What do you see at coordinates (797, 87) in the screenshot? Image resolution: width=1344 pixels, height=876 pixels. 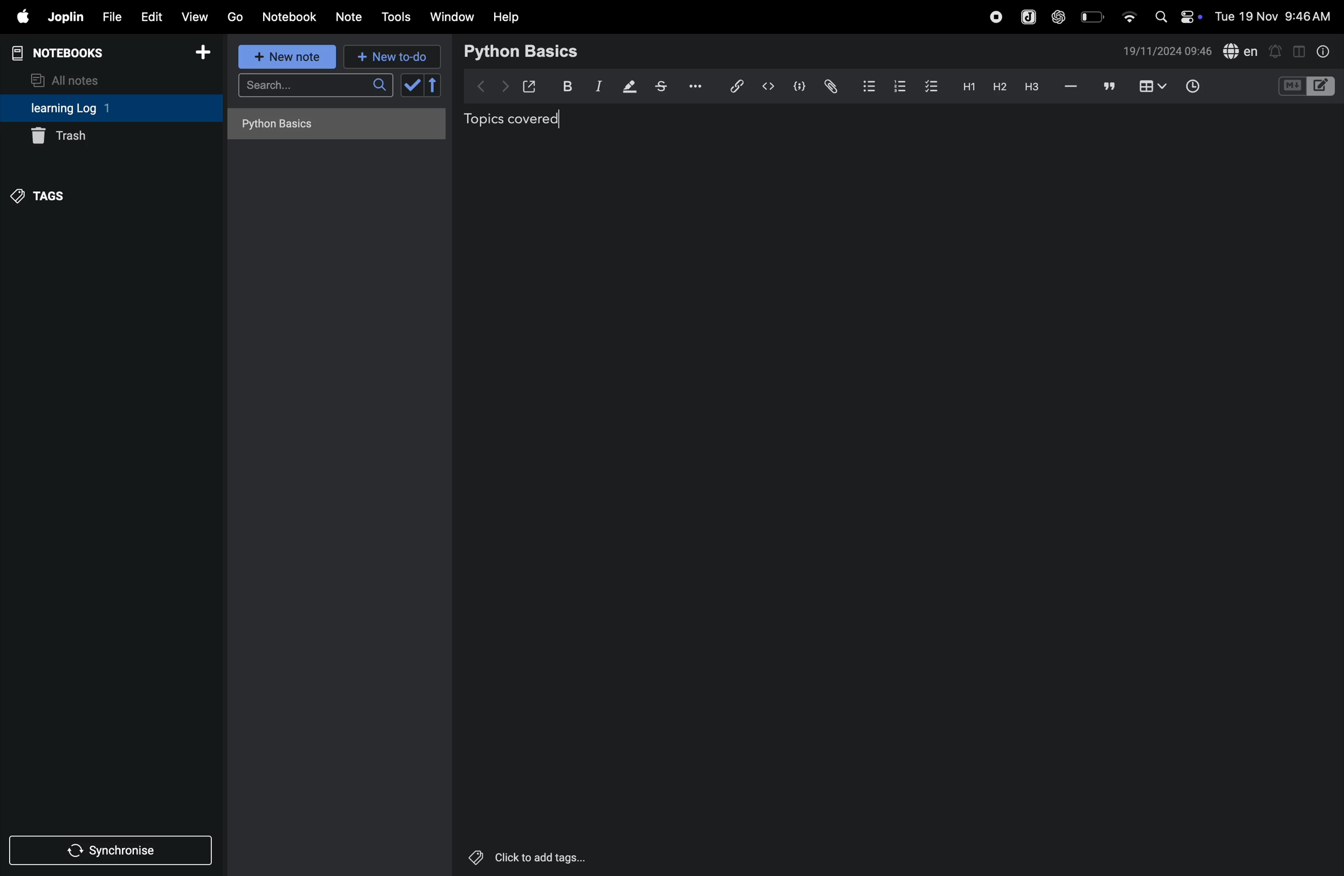 I see `code block` at bounding box center [797, 87].